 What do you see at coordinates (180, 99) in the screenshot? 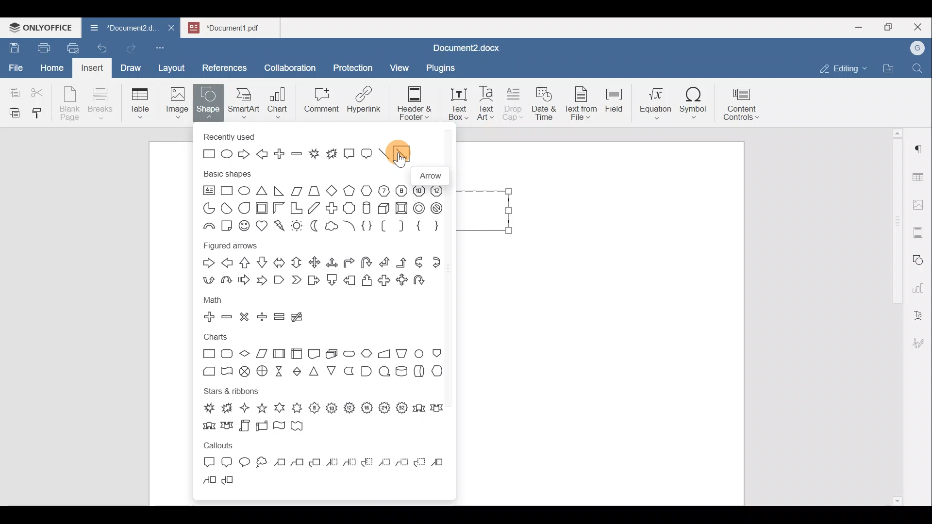
I see `Image` at bounding box center [180, 99].